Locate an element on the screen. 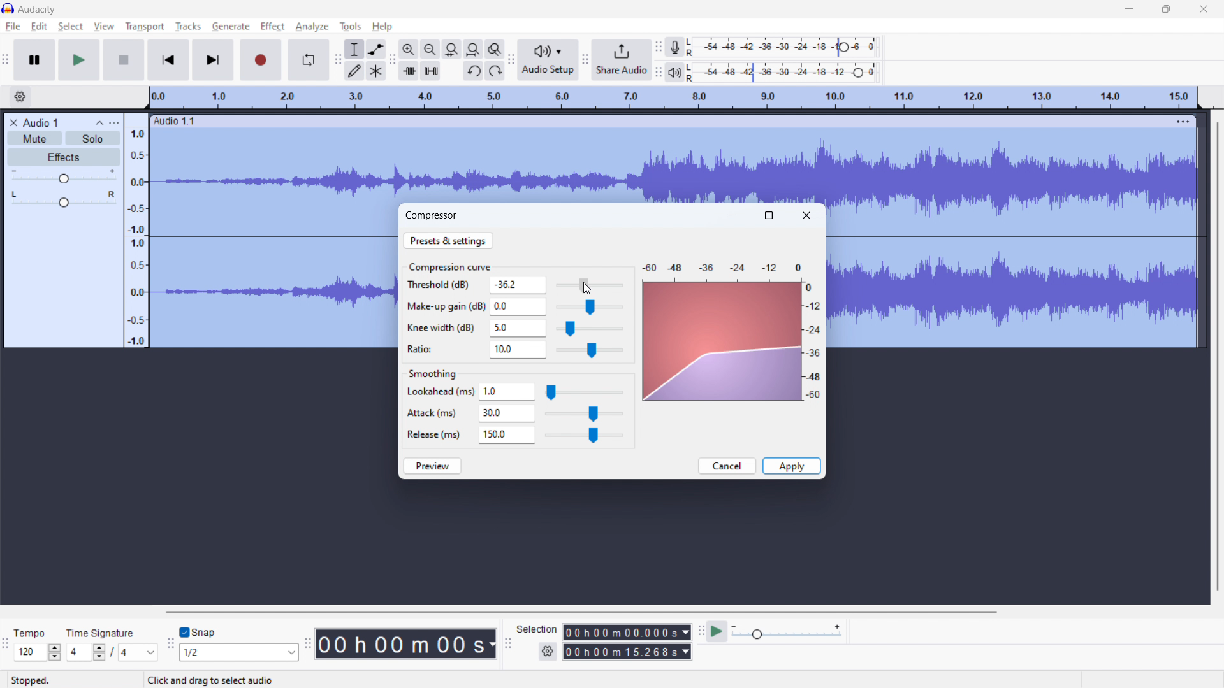 This screenshot has height=688, width=1224. Click and drag to select audio is located at coordinates (204, 680).